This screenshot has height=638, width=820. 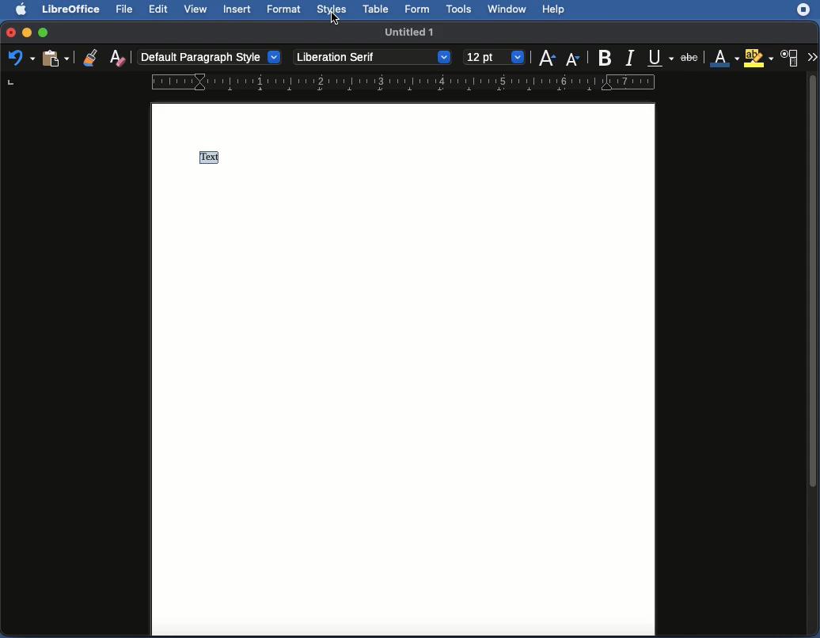 I want to click on Minimize, so click(x=27, y=33).